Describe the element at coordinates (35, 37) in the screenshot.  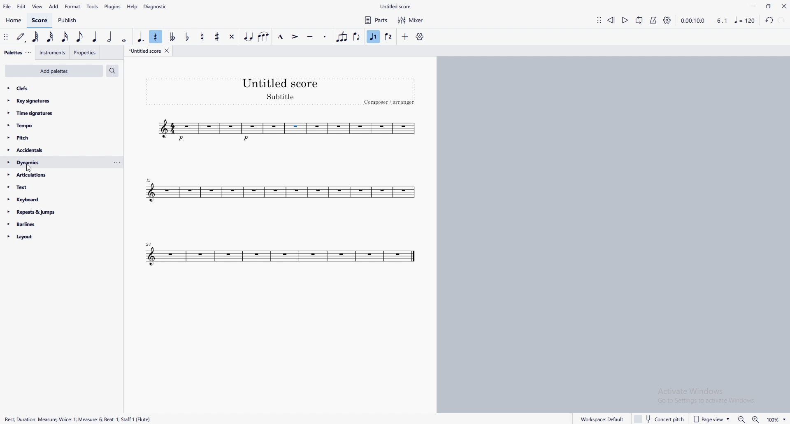
I see `64th note` at that location.